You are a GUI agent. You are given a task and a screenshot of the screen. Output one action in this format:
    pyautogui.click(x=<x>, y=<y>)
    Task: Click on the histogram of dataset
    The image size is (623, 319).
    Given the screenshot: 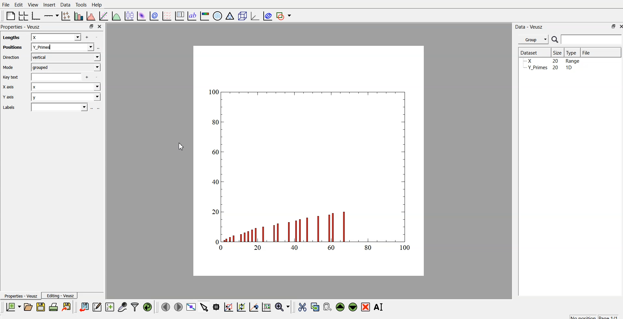 What is the action you would take?
    pyautogui.click(x=90, y=16)
    